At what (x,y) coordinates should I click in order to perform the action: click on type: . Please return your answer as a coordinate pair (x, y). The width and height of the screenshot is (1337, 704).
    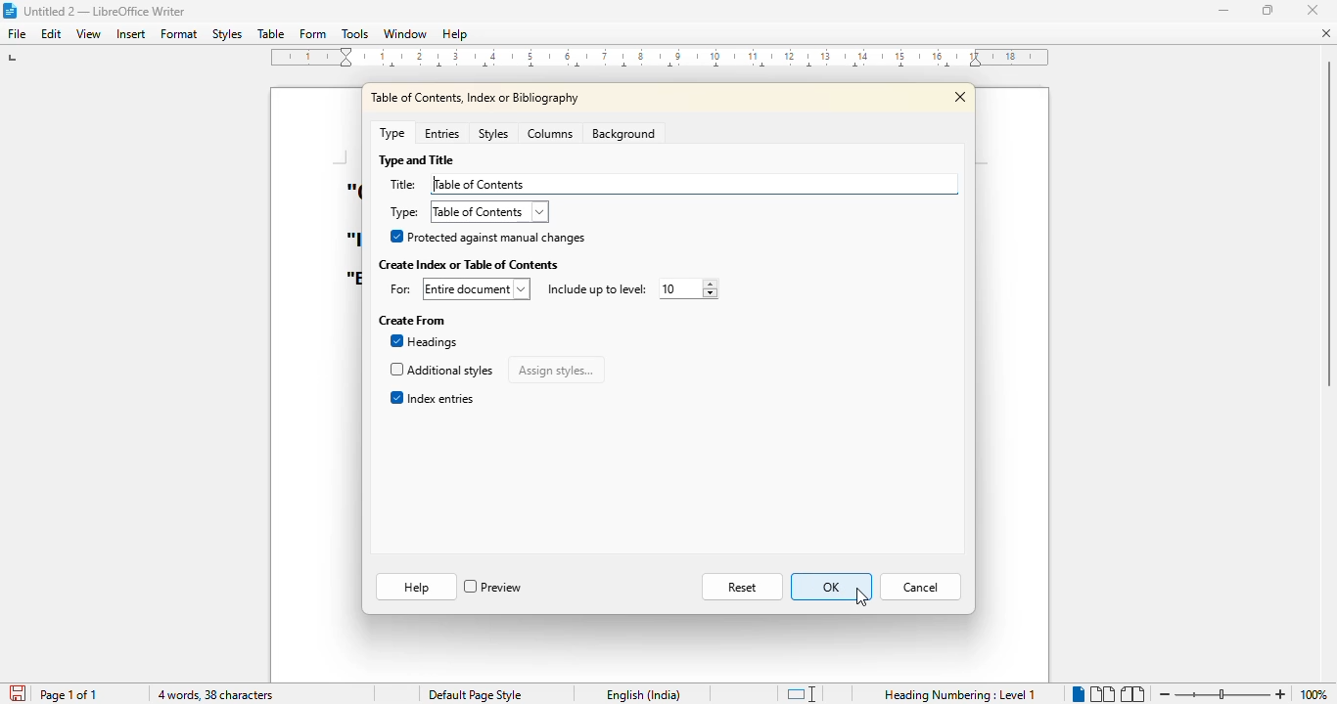
    Looking at the image, I should click on (405, 212).